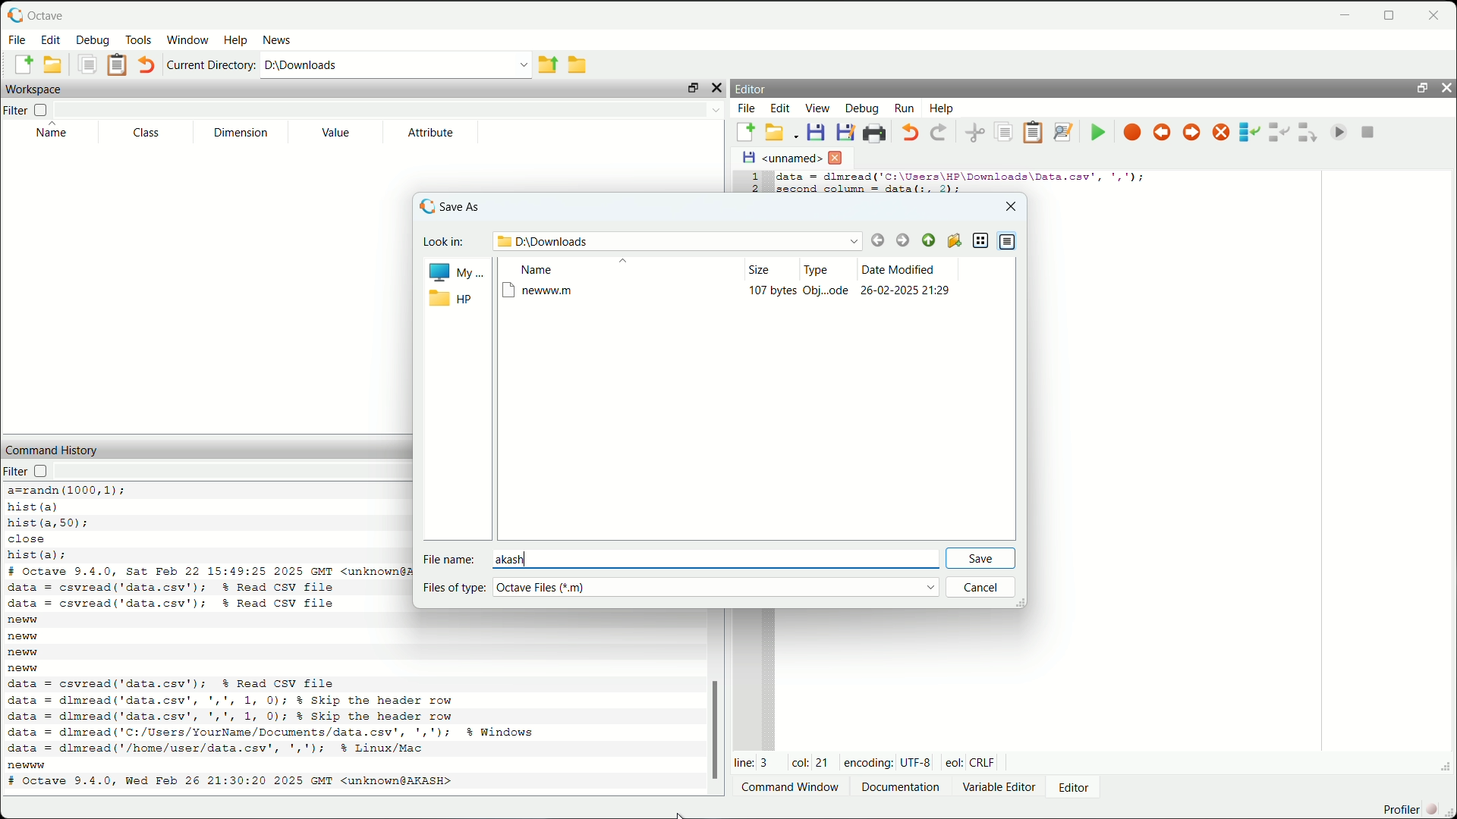 Image resolution: width=1457 pixels, height=819 pixels. I want to click on hide widget, so click(1447, 88).